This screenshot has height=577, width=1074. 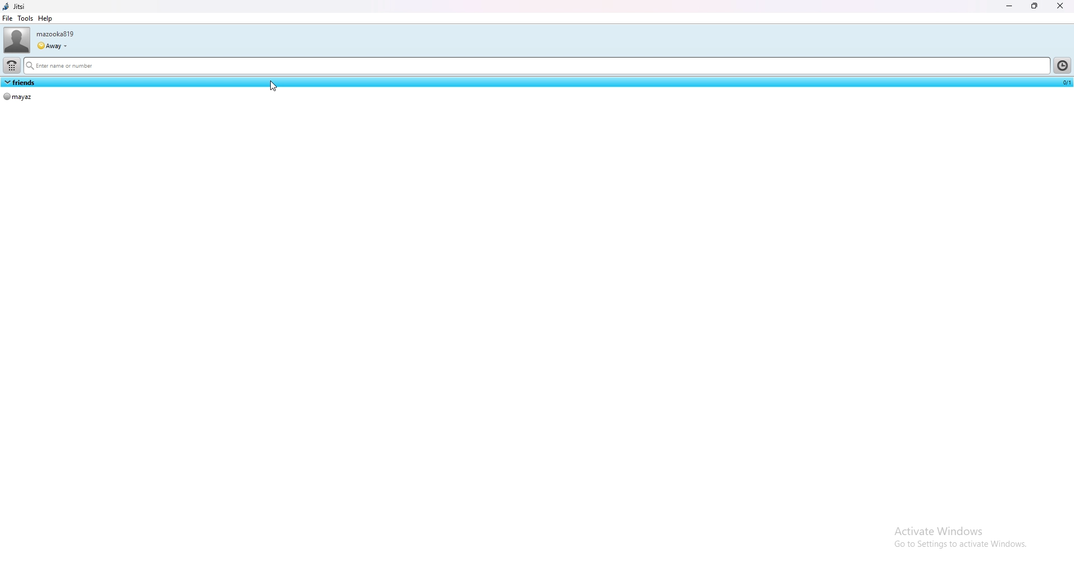 What do you see at coordinates (20, 82) in the screenshot?
I see `contact list` at bounding box center [20, 82].